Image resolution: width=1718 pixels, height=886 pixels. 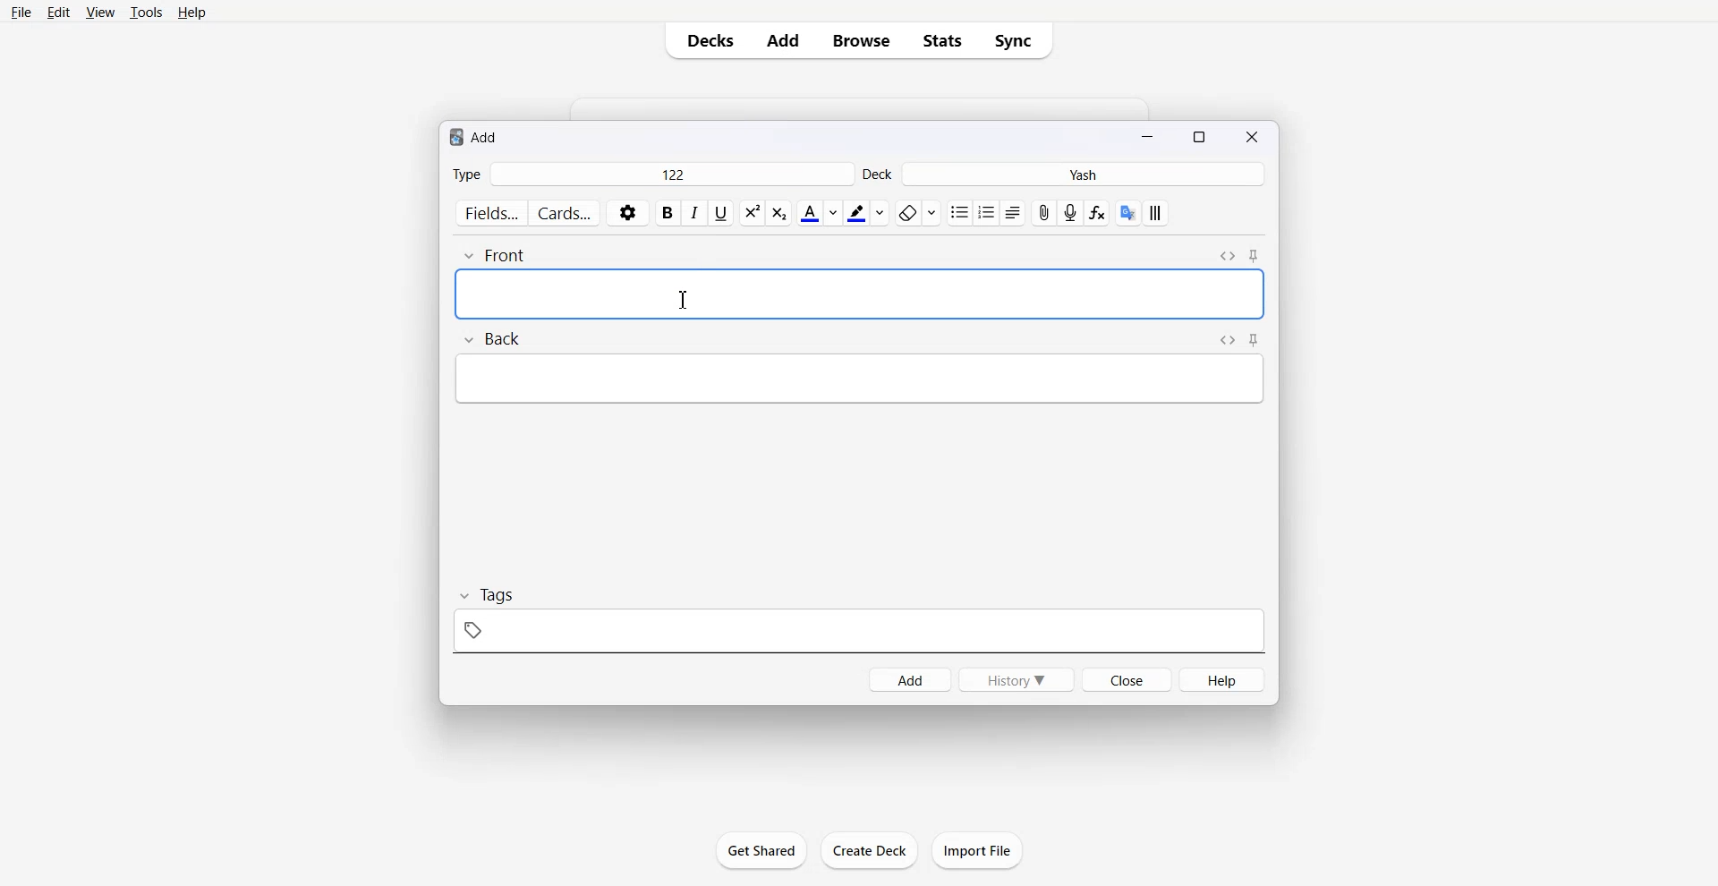 I want to click on Italic, so click(x=695, y=213).